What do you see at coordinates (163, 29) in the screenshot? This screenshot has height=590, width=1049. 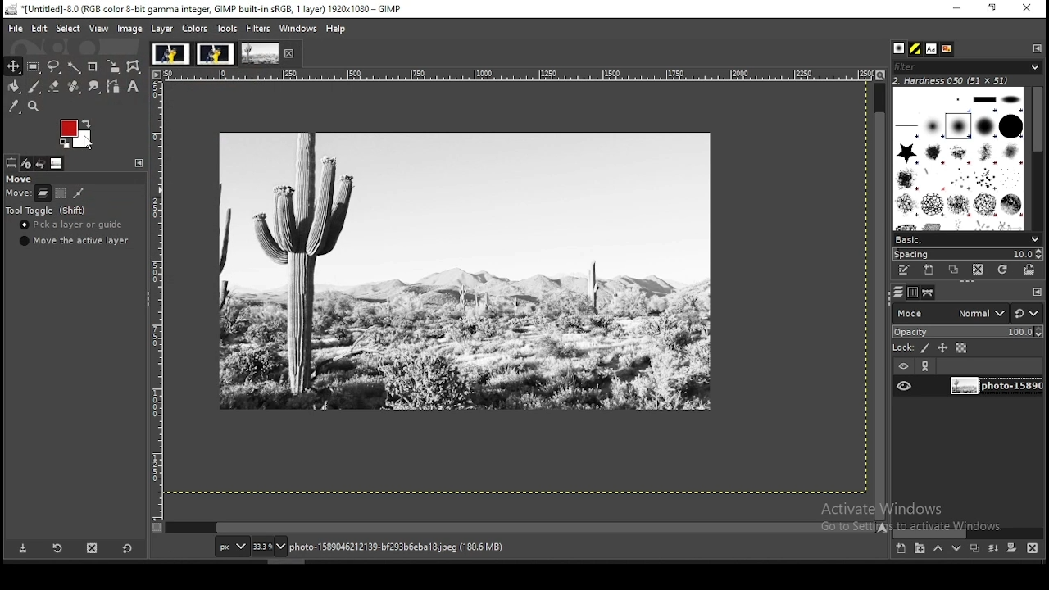 I see `layer` at bounding box center [163, 29].